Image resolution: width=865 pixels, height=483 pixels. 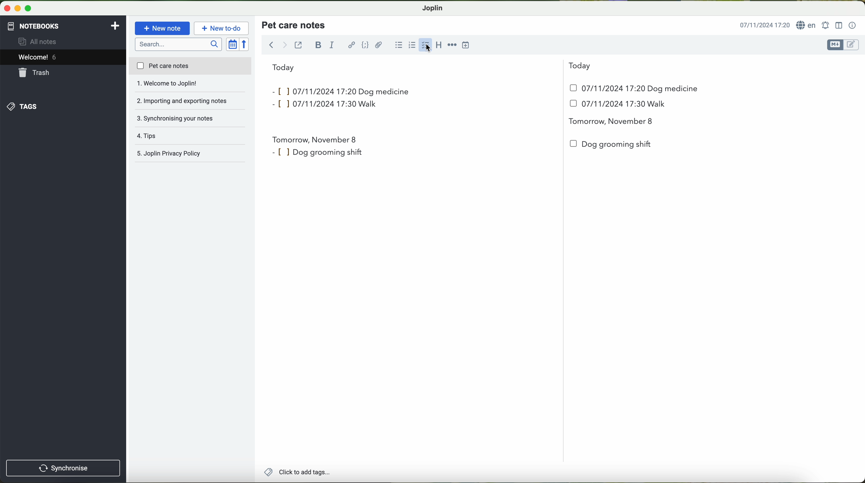 I want to click on set alarm, so click(x=826, y=25).